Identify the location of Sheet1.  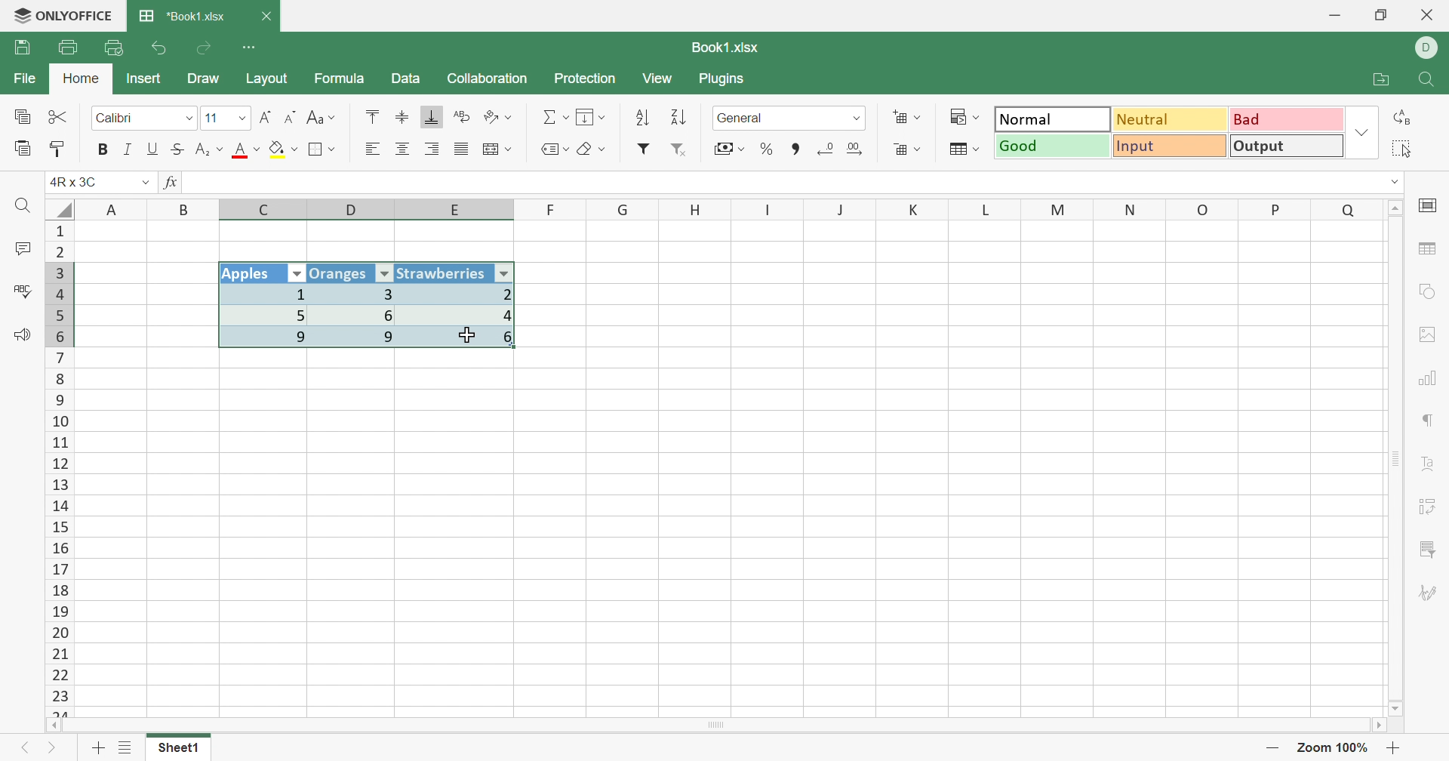
(178, 751).